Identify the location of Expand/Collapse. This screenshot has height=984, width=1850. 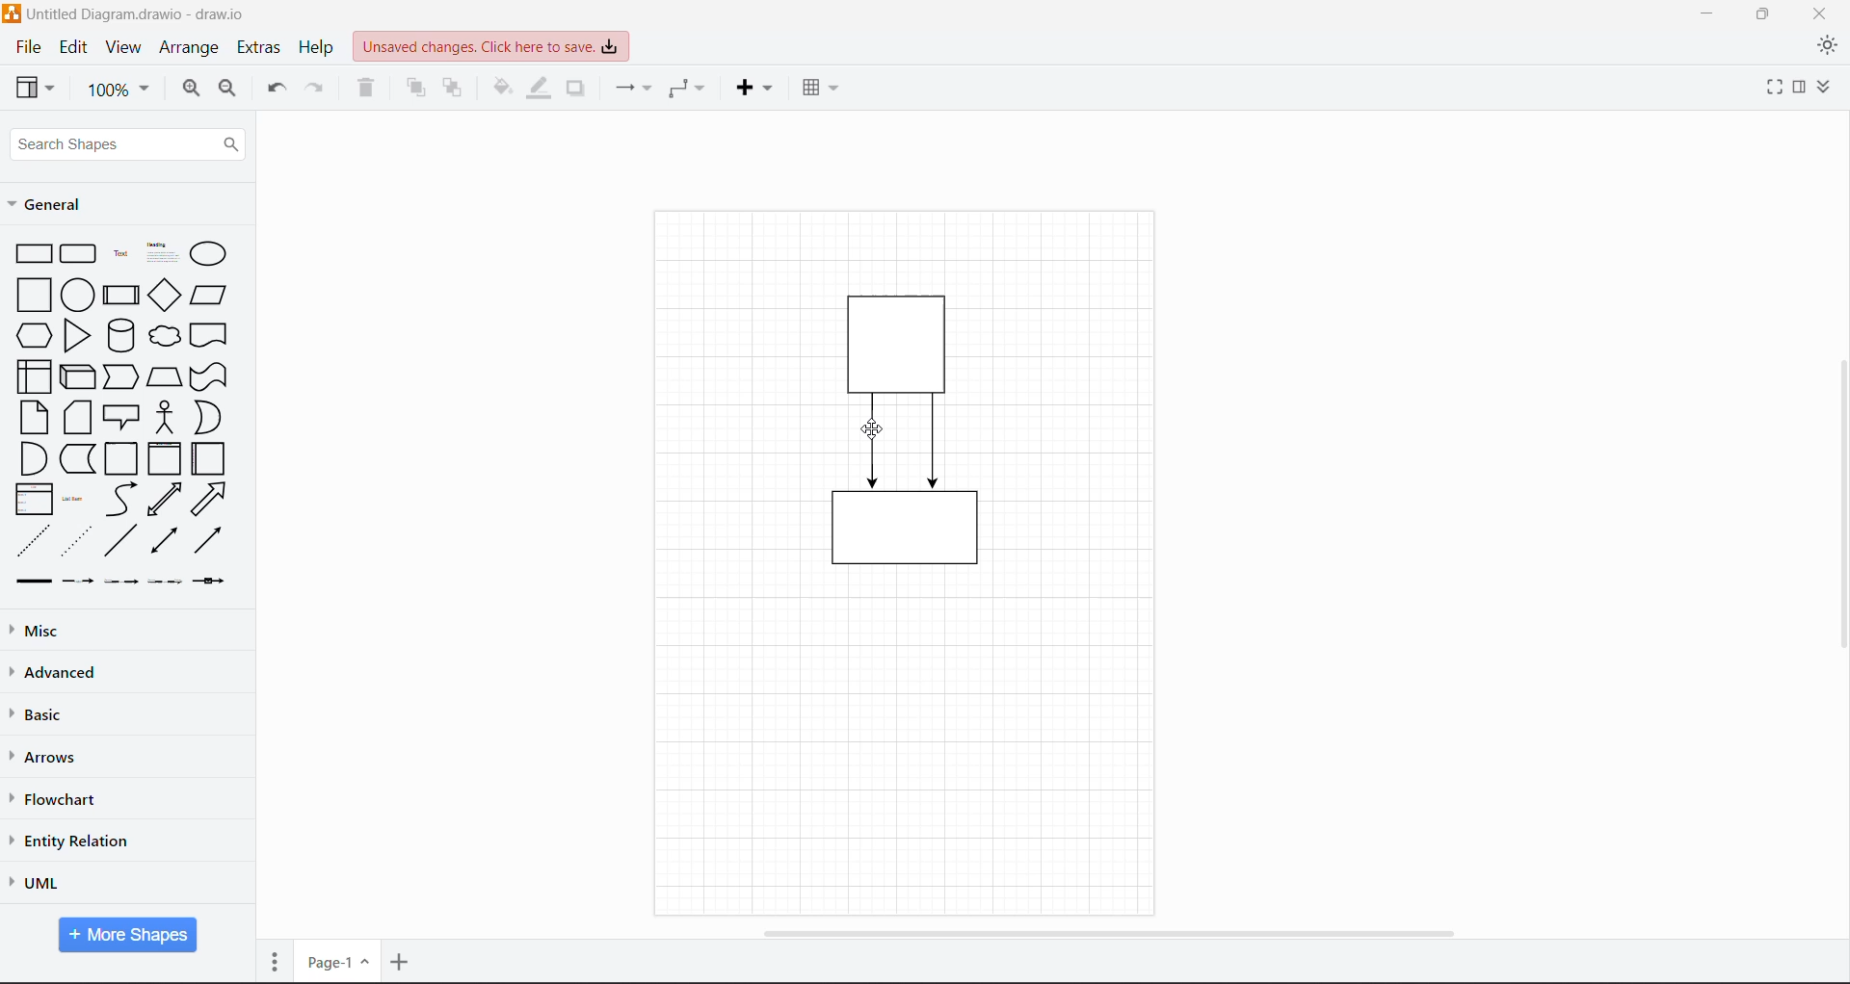
(1830, 88).